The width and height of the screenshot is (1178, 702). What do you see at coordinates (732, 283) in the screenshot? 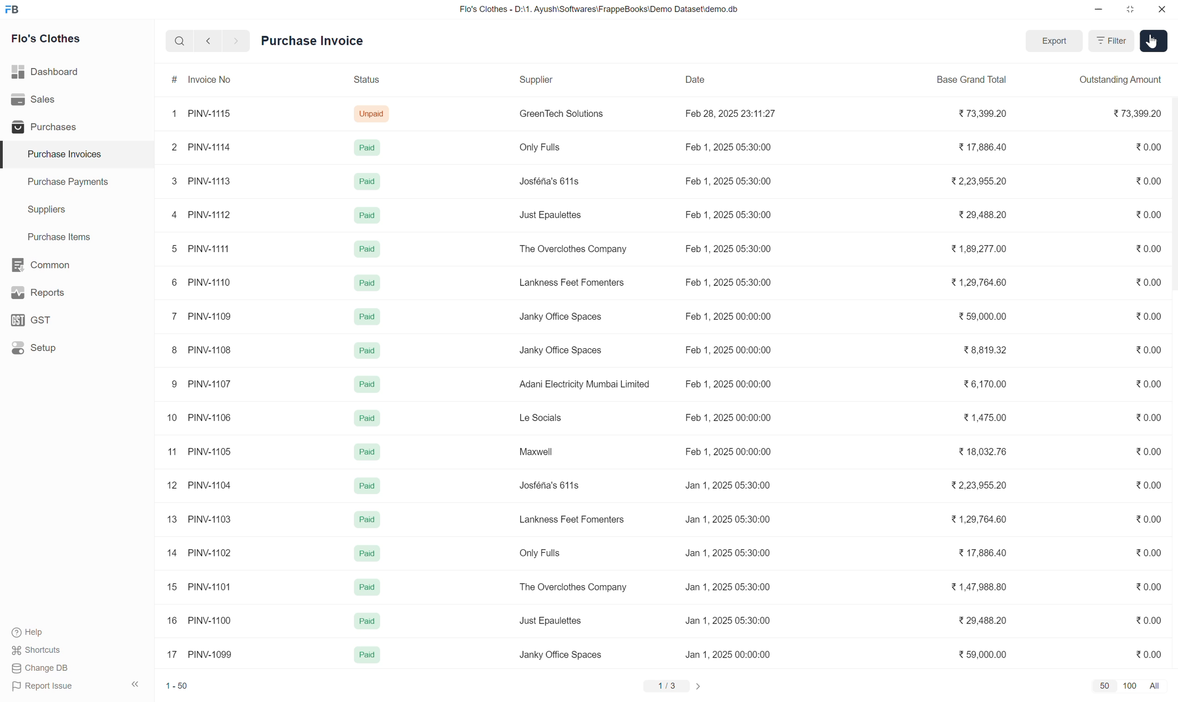
I see `Feb 1, 2025 05:30:00` at bounding box center [732, 283].